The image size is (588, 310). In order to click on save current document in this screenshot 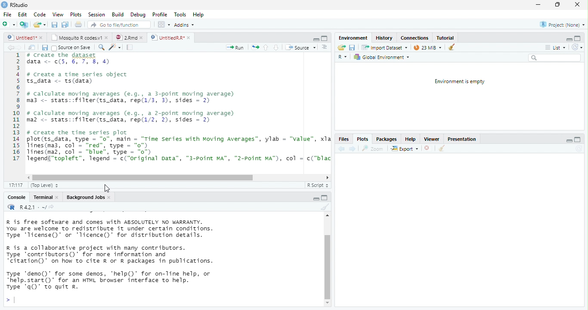, I will do `click(353, 48)`.